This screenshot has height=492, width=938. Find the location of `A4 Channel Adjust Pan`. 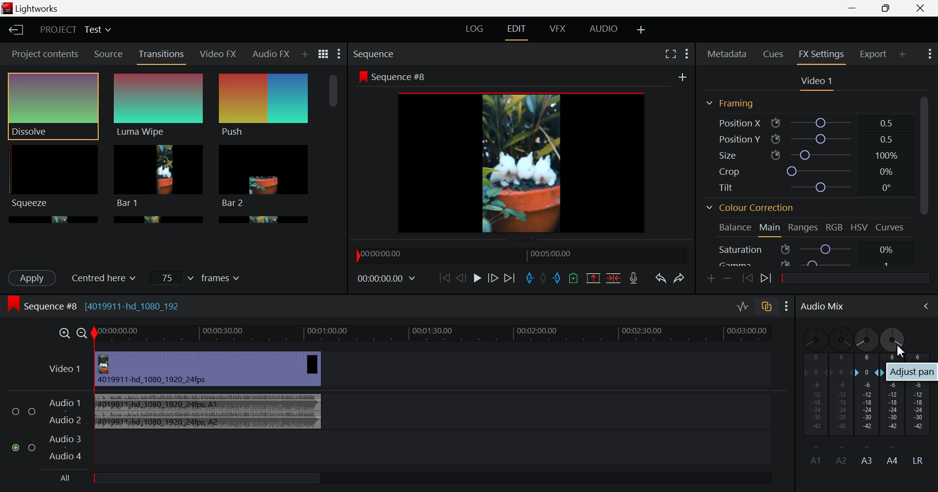

A4 Channel Adjust Pan is located at coordinates (901, 353).